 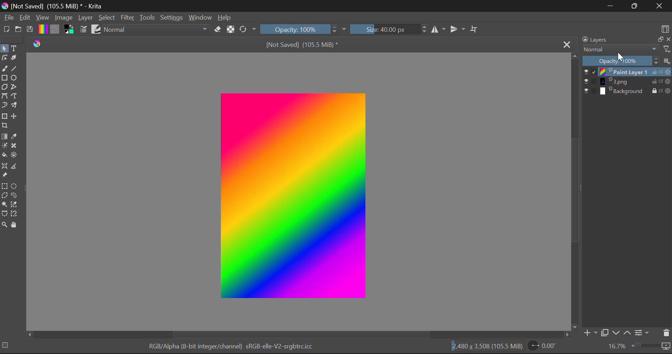 What do you see at coordinates (225, 18) in the screenshot?
I see `Help` at bounding box center [225, 18].